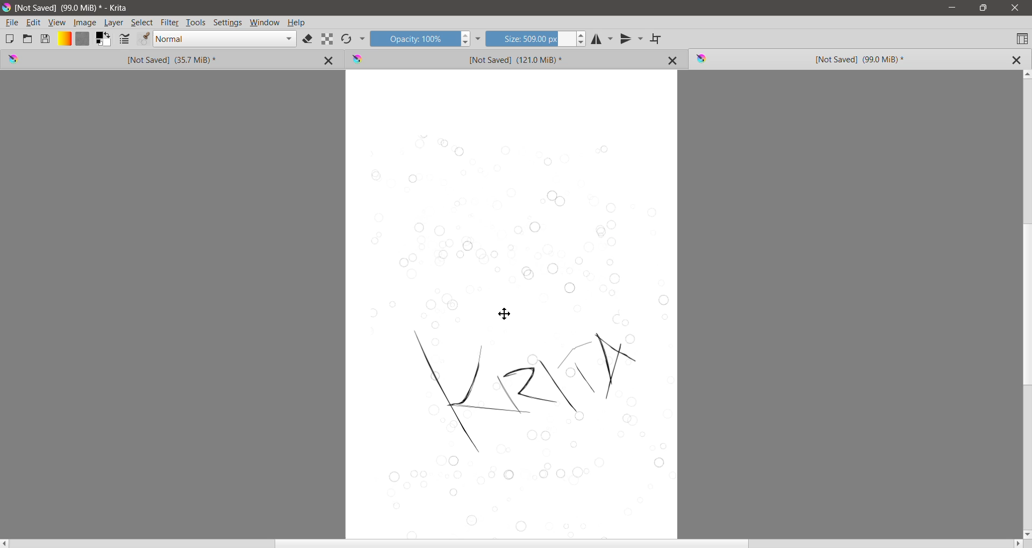 This screenshot has width=1032, height=548. What do you see at coordinates (1015, 60) in the screenshot?
I see `Close Tab` at bounding box center [1015, 60].